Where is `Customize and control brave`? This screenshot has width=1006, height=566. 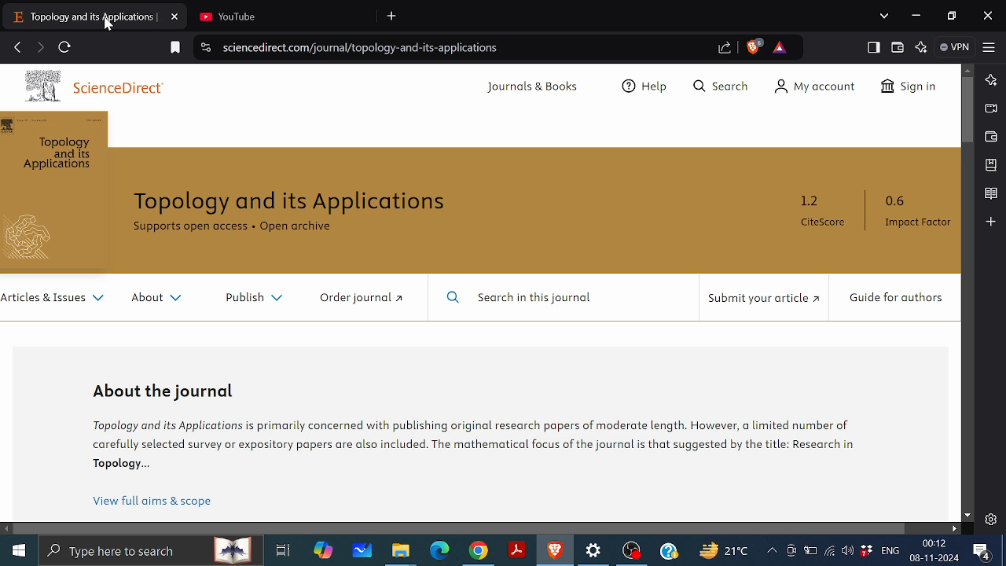
Customize and control brave is located at coordinates (989, 46).